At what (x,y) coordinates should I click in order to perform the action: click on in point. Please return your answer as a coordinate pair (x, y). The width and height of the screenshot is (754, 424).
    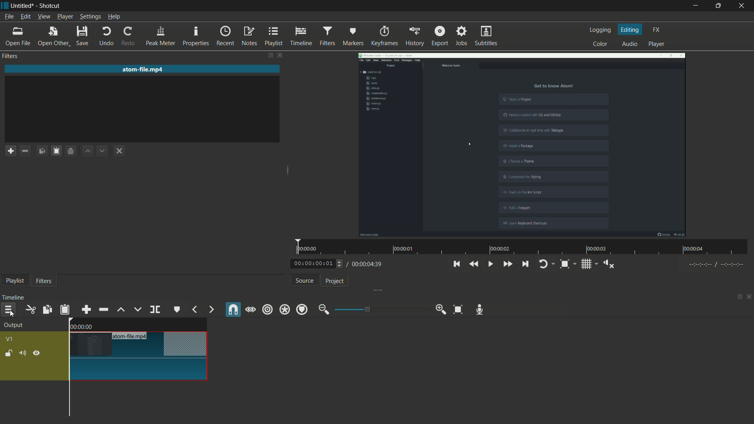
    Looking at the image, I should click on (717, 265).